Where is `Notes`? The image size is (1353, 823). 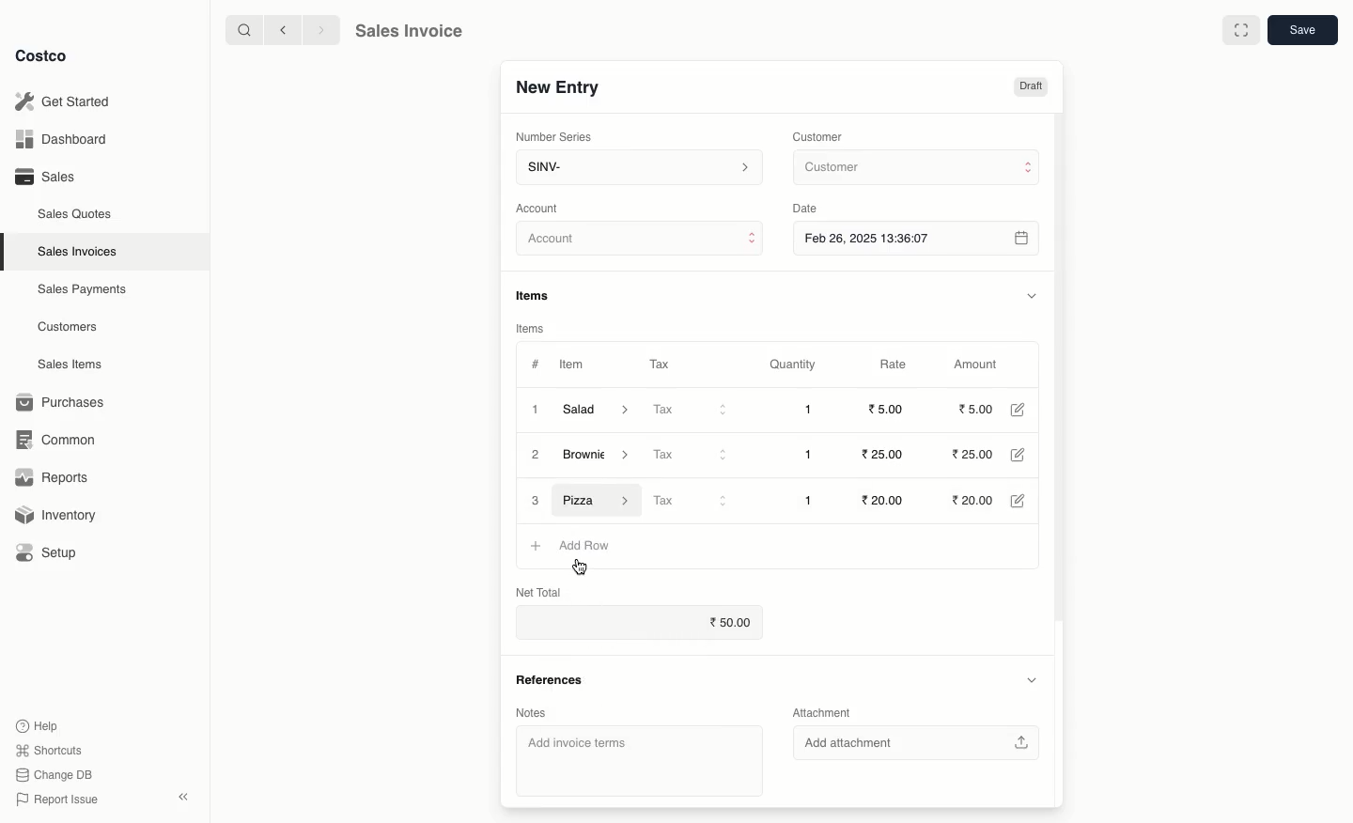
Notes is located at coordinates (530, 711).